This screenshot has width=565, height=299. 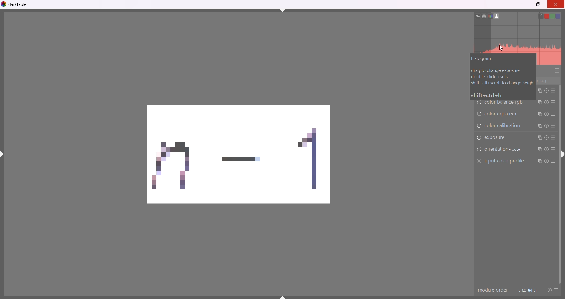 What do you see at coordinates (547, 103) in the screenshot?
I see `reset parameters` at bounding box center [547, 103].